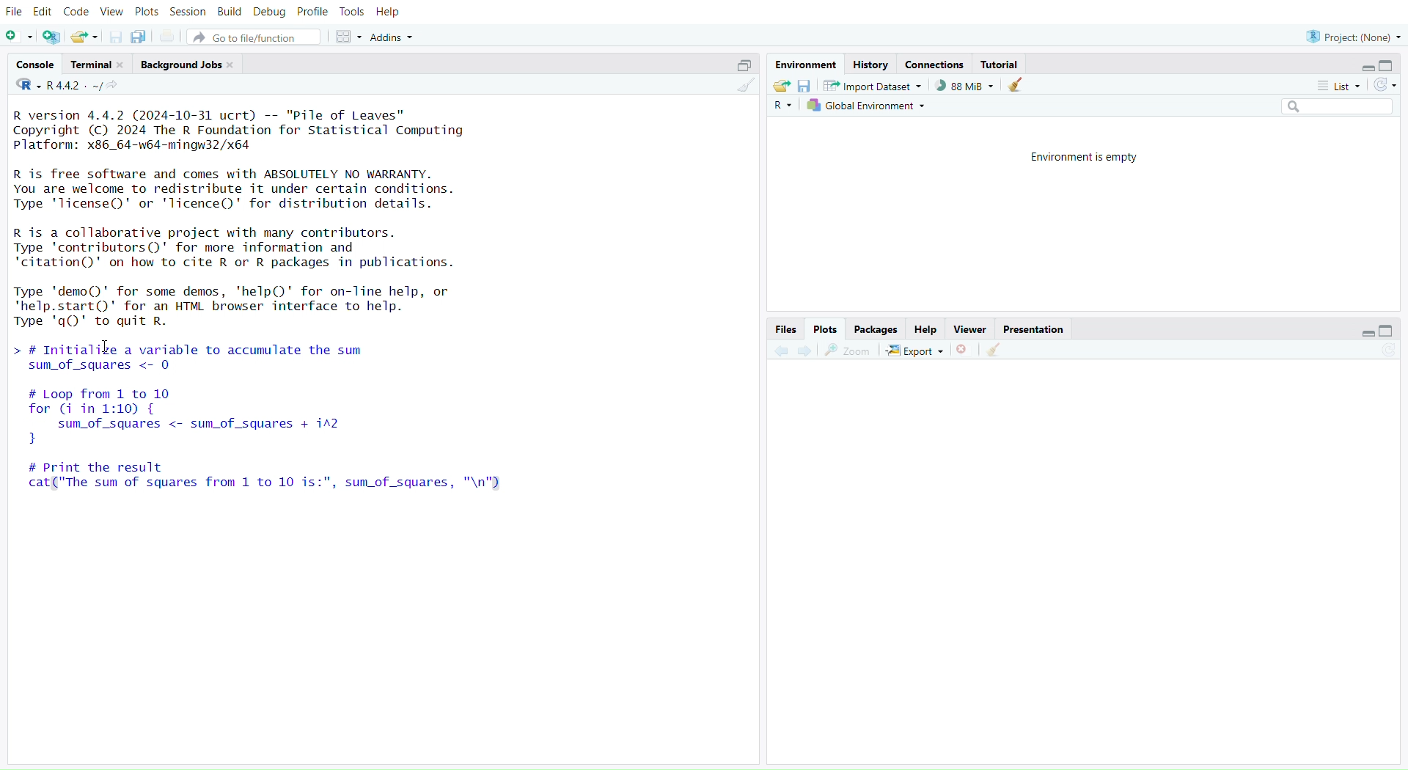  I want to click on import dataset, so click(878, 86).